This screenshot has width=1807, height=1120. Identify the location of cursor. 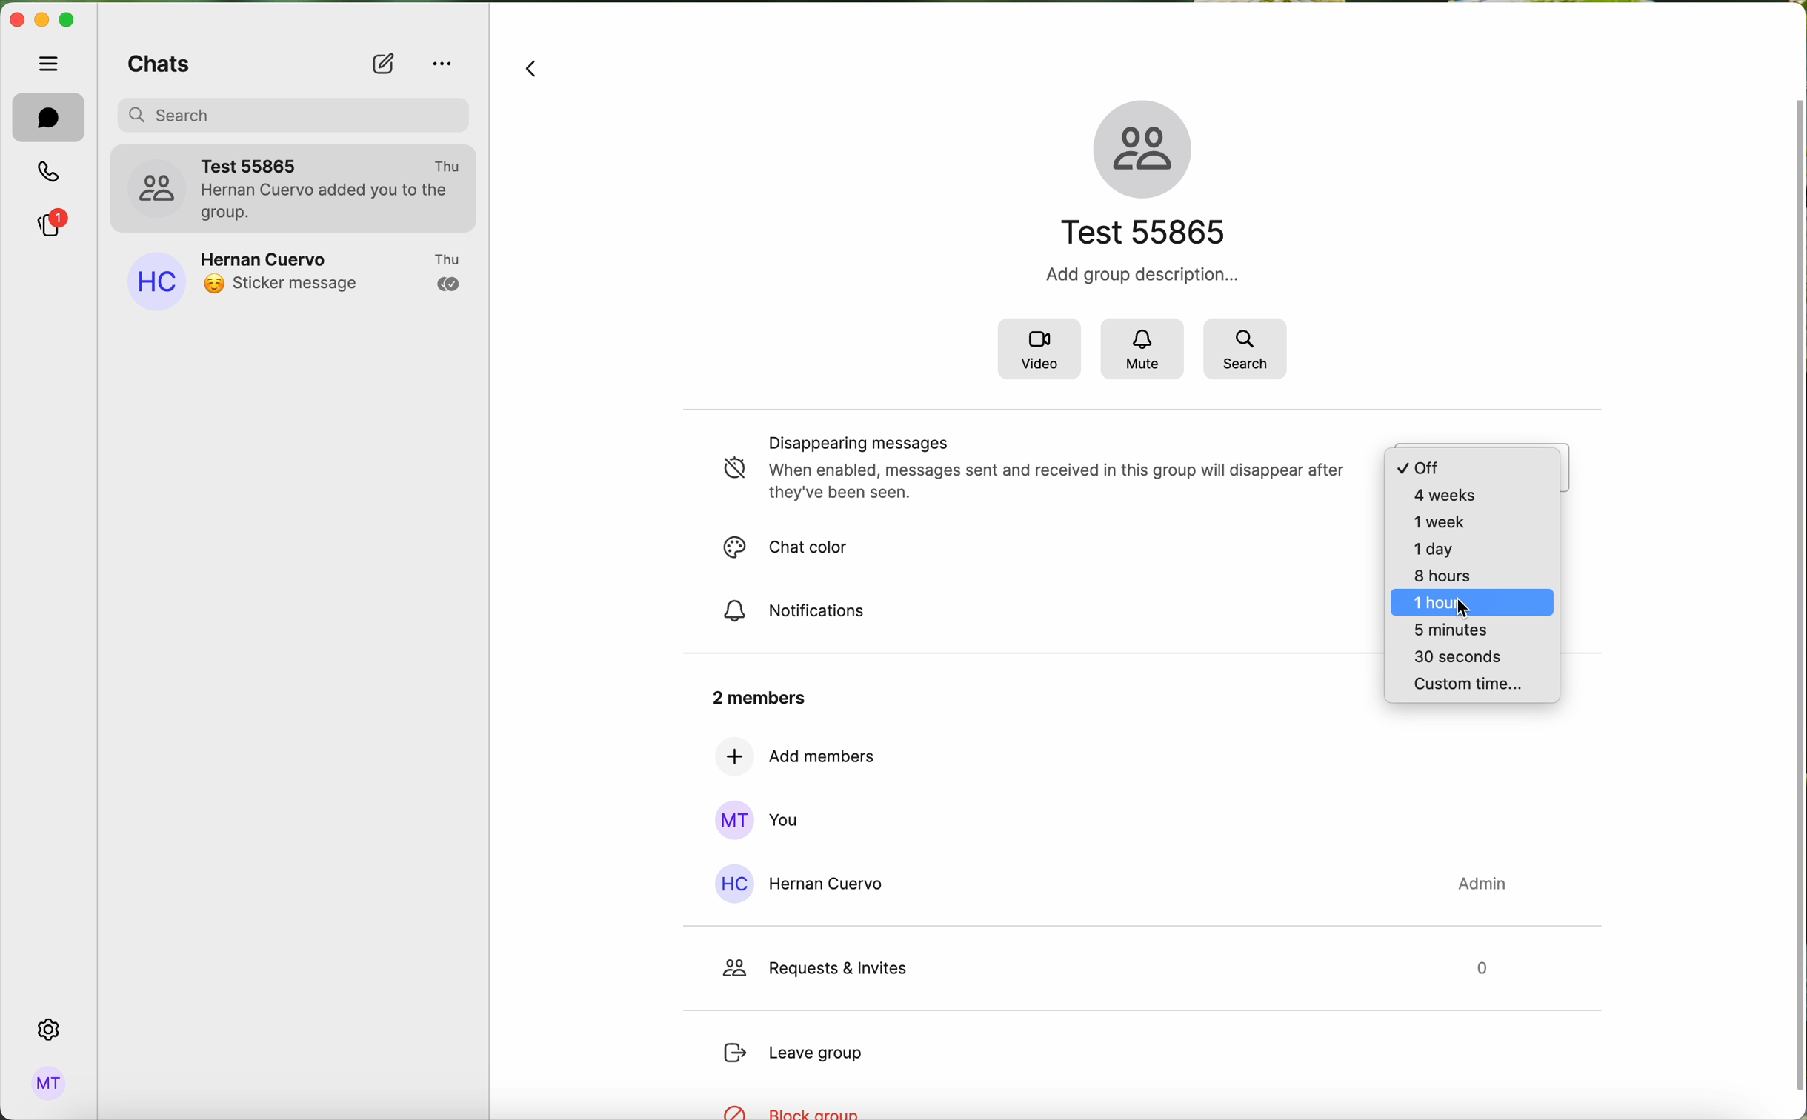
(1465, 611).